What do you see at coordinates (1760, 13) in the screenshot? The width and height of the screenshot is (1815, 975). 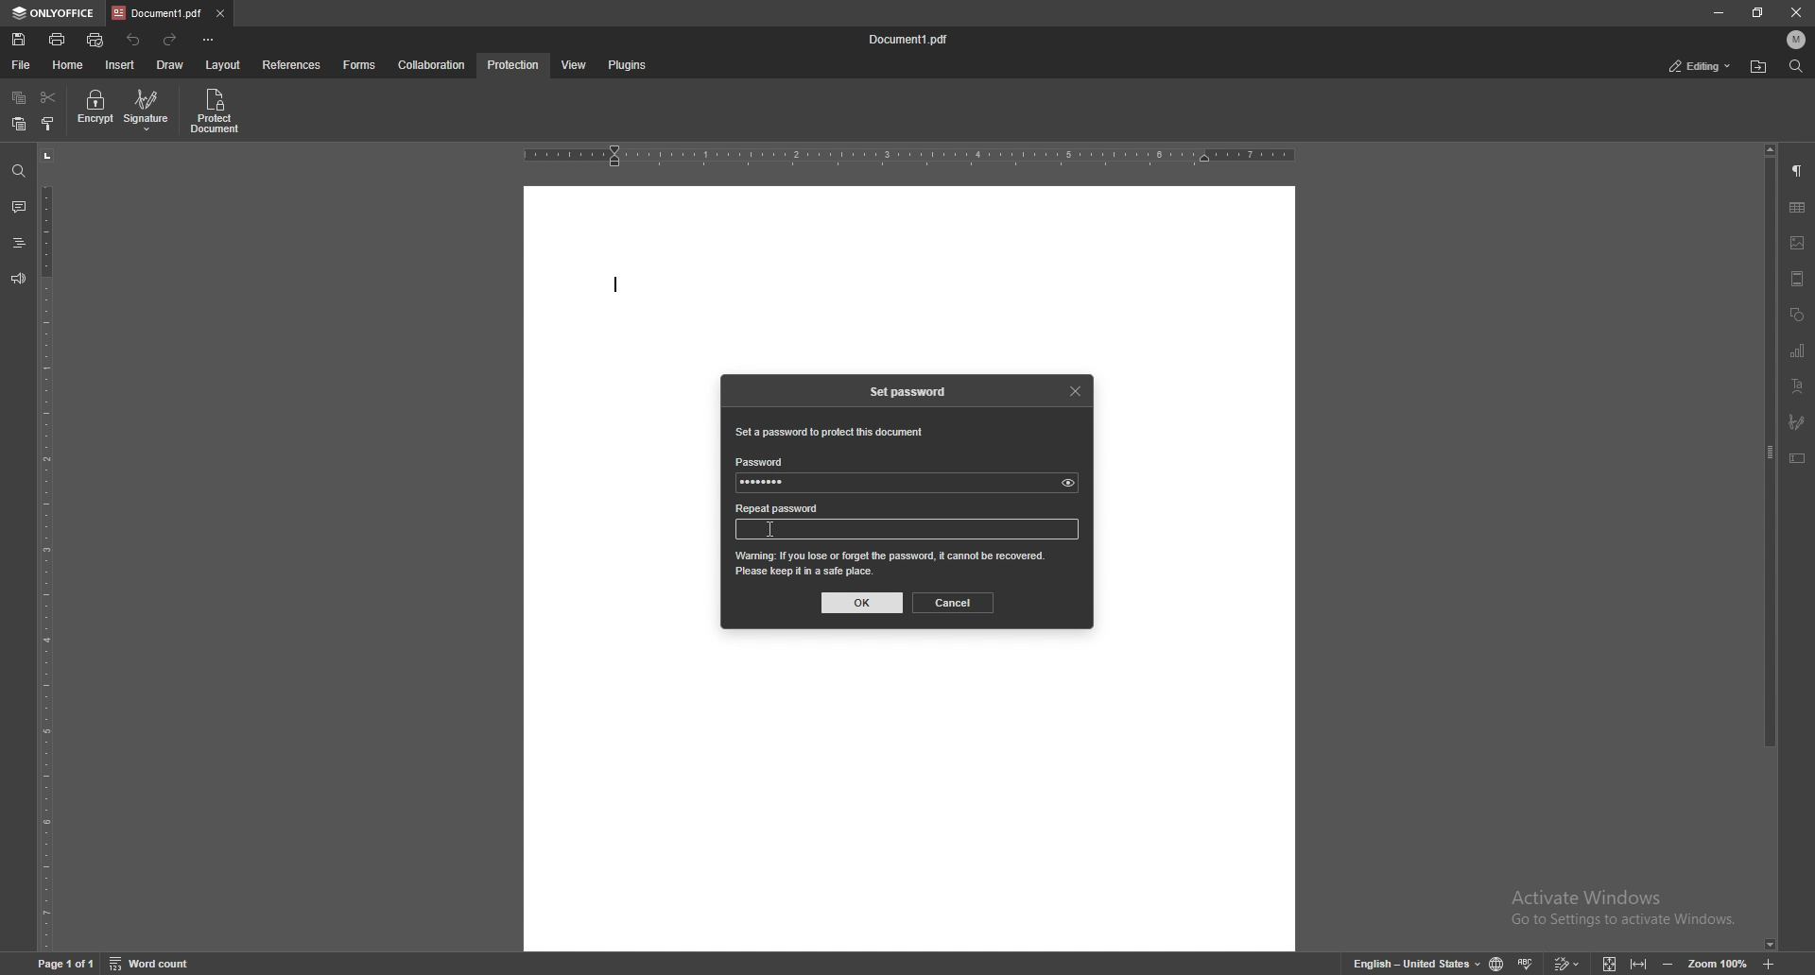 I see `resize` at bounding box center [1760, 13].